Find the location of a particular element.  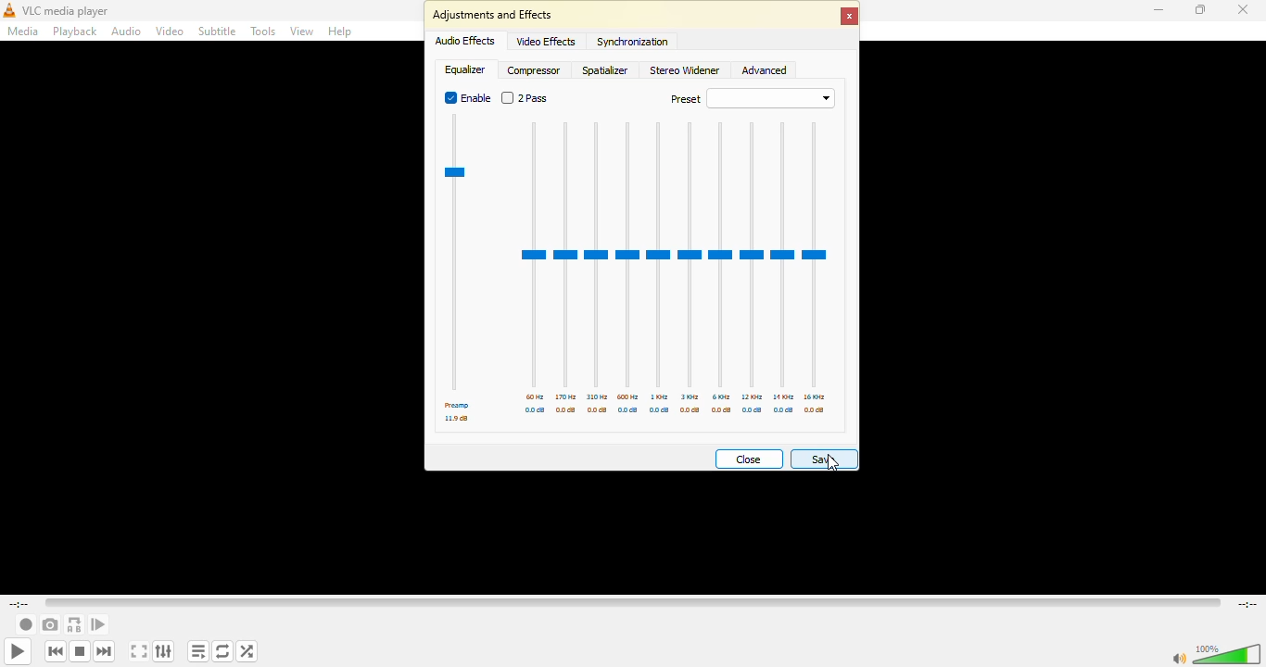

show extended settings is located at coordinates (163, 651).